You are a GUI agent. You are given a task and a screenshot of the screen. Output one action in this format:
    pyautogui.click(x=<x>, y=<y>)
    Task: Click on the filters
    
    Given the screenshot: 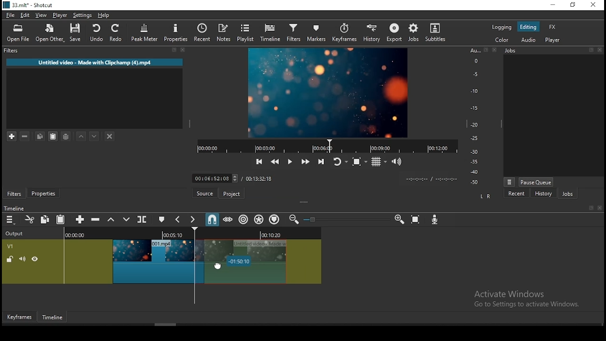 What is the action you would take?
    pyautogui.click(x=293, y=33)
    